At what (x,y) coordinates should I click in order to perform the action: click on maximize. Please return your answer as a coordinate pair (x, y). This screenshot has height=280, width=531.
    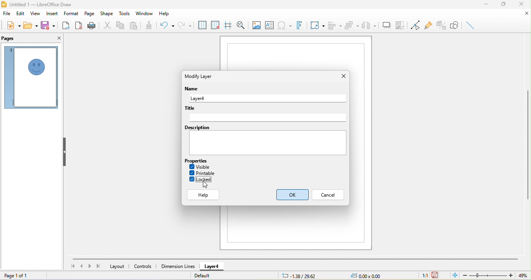
    Looking at the image, I should click on (503, 5).